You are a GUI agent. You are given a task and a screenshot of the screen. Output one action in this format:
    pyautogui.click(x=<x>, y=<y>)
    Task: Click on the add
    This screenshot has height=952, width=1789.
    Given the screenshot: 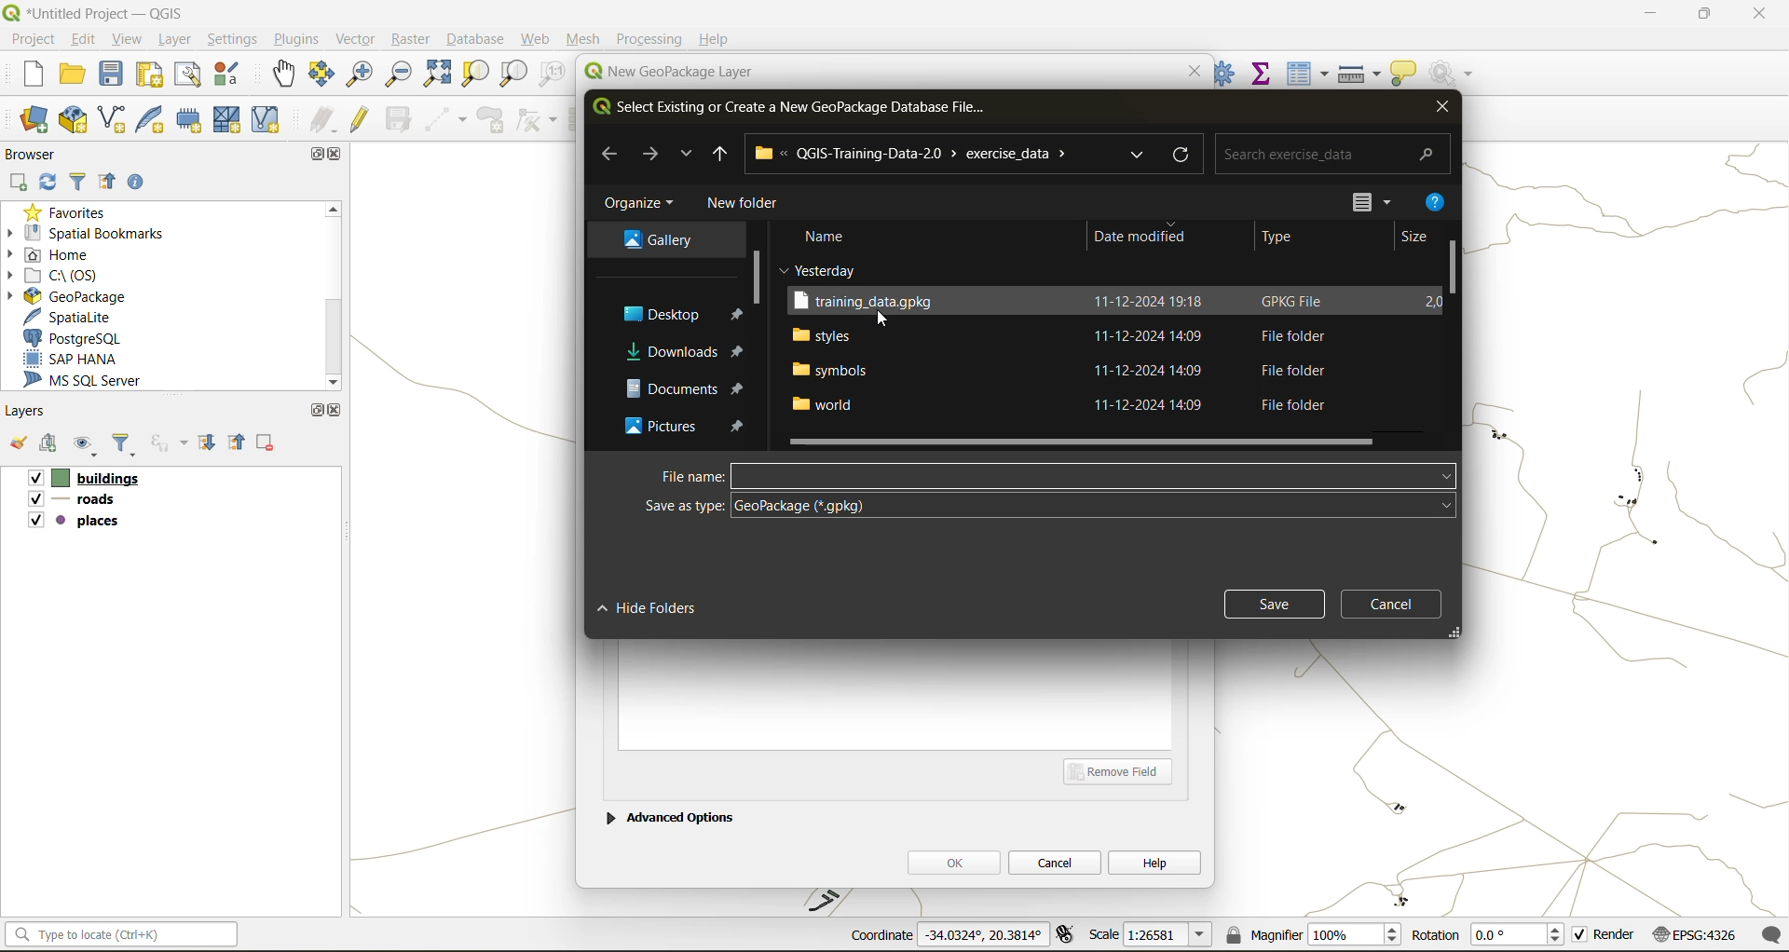 What is the action you would take?
    pyautogui.click(x=20, y=182)
    